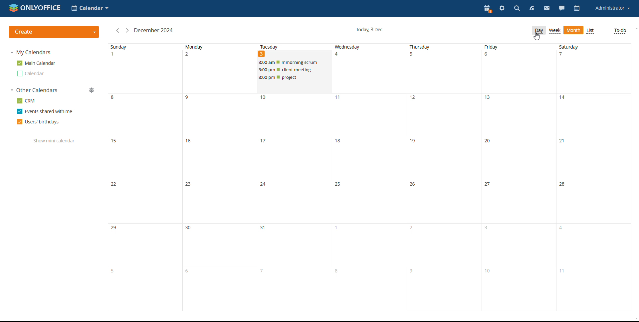 The image size is (639, 322). I want to click on wednesday, so click(368, 177).